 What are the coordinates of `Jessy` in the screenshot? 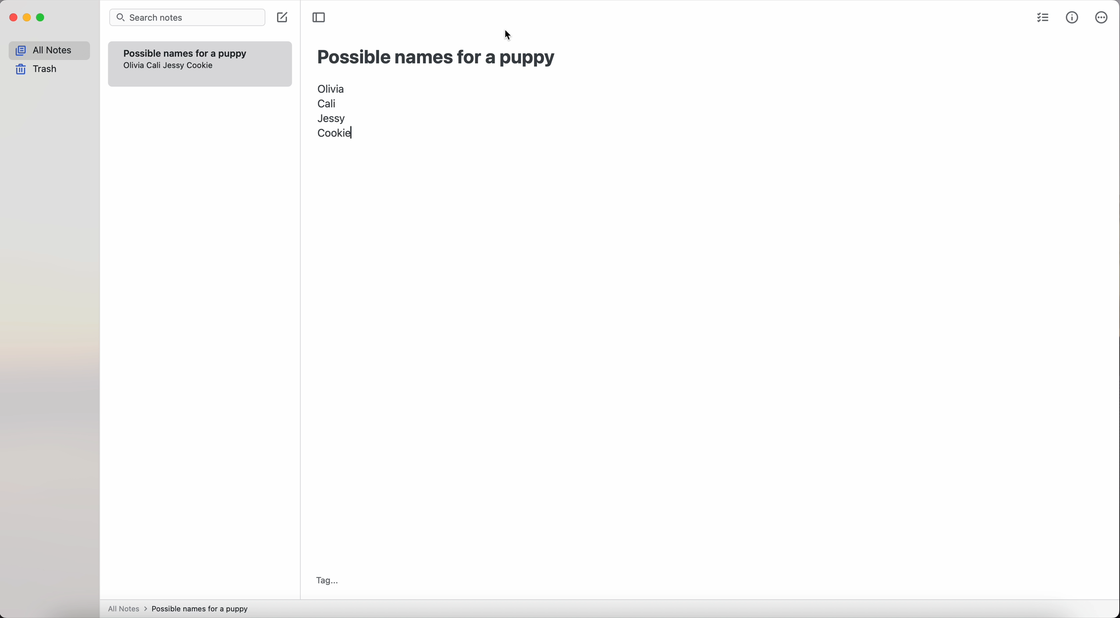 It's located at (331, 117).